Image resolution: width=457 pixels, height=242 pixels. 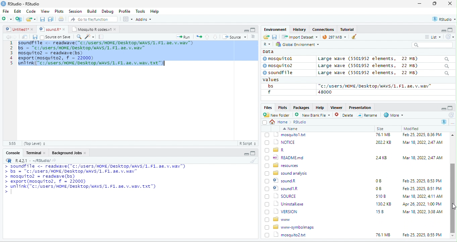 I want to click on 24KB, so click(x=380, y=197).